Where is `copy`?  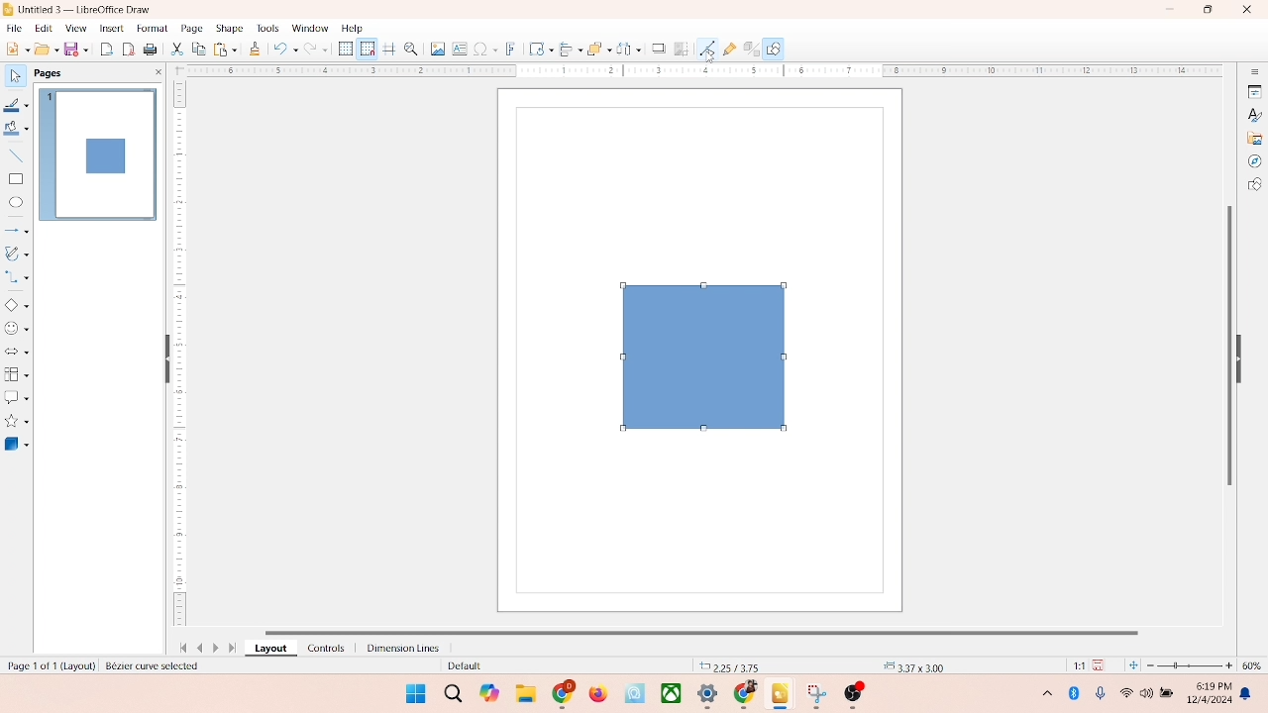 copy is located at coordinates (198, 51).